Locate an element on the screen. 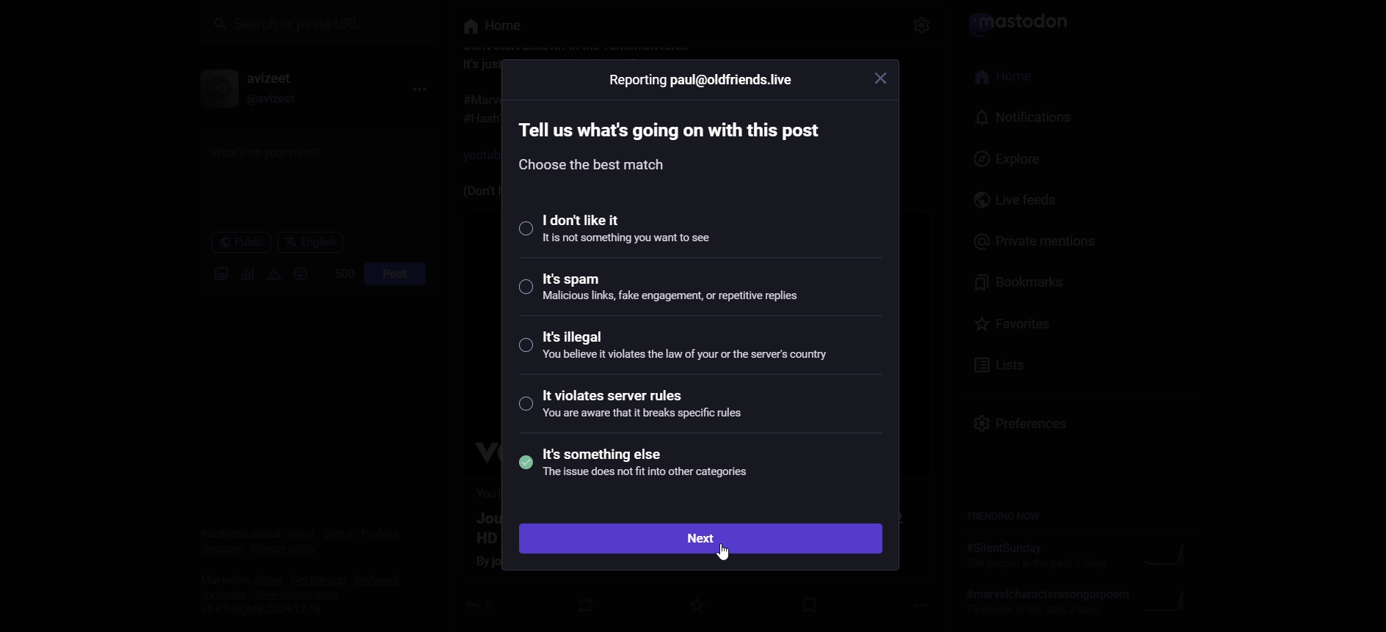 This screenshot has width=1386, height=632. text is located at coordinates (672, 145).